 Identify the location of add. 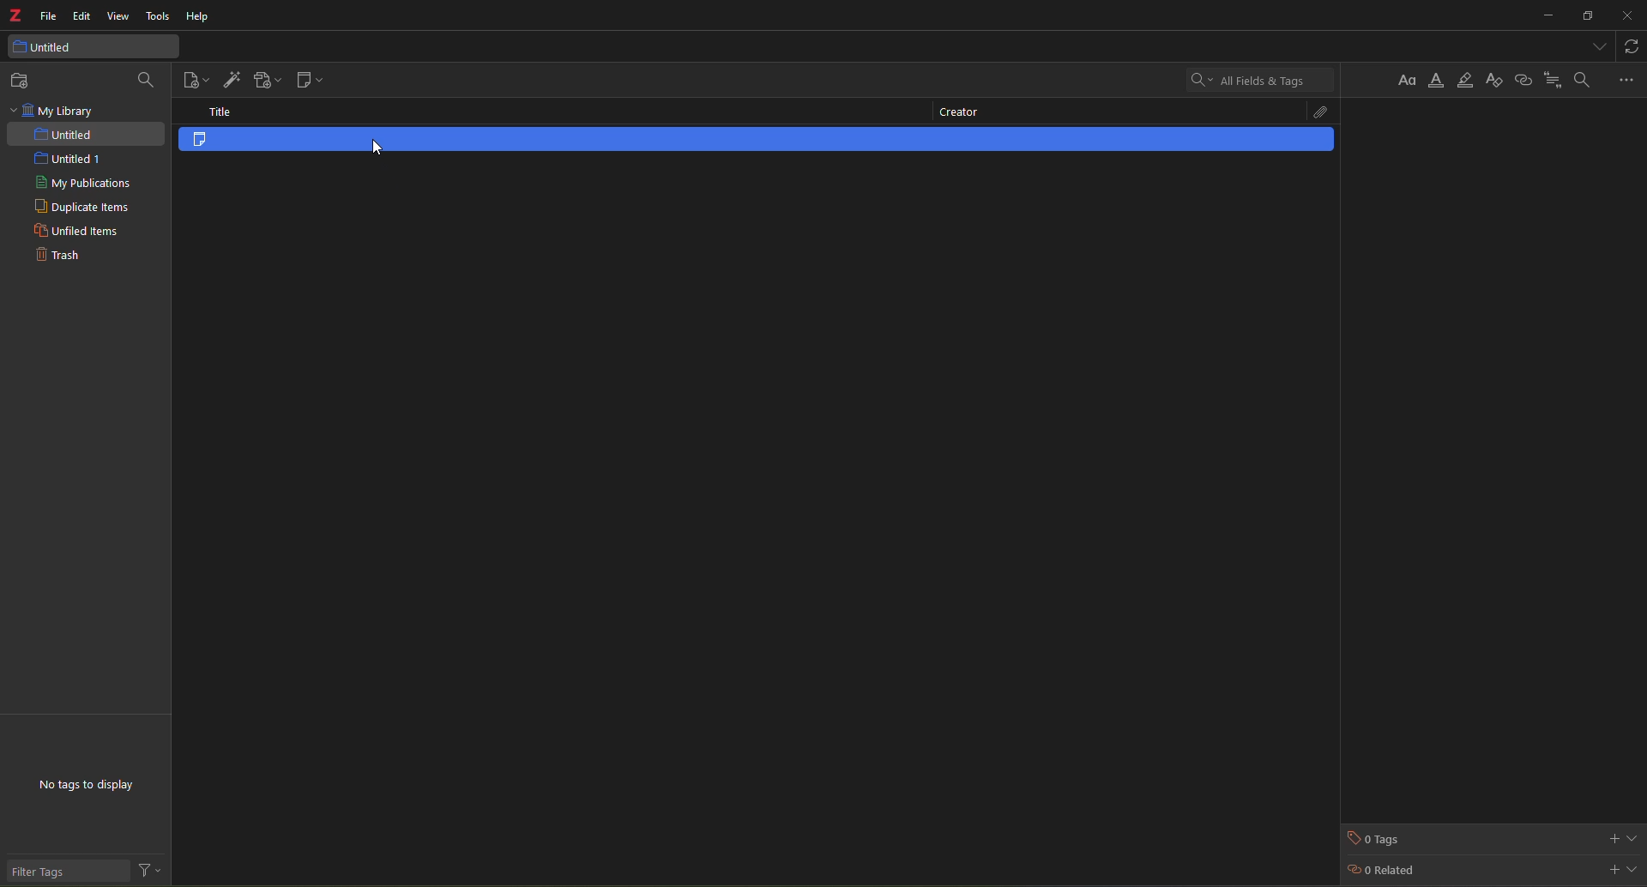
(1611, 868).